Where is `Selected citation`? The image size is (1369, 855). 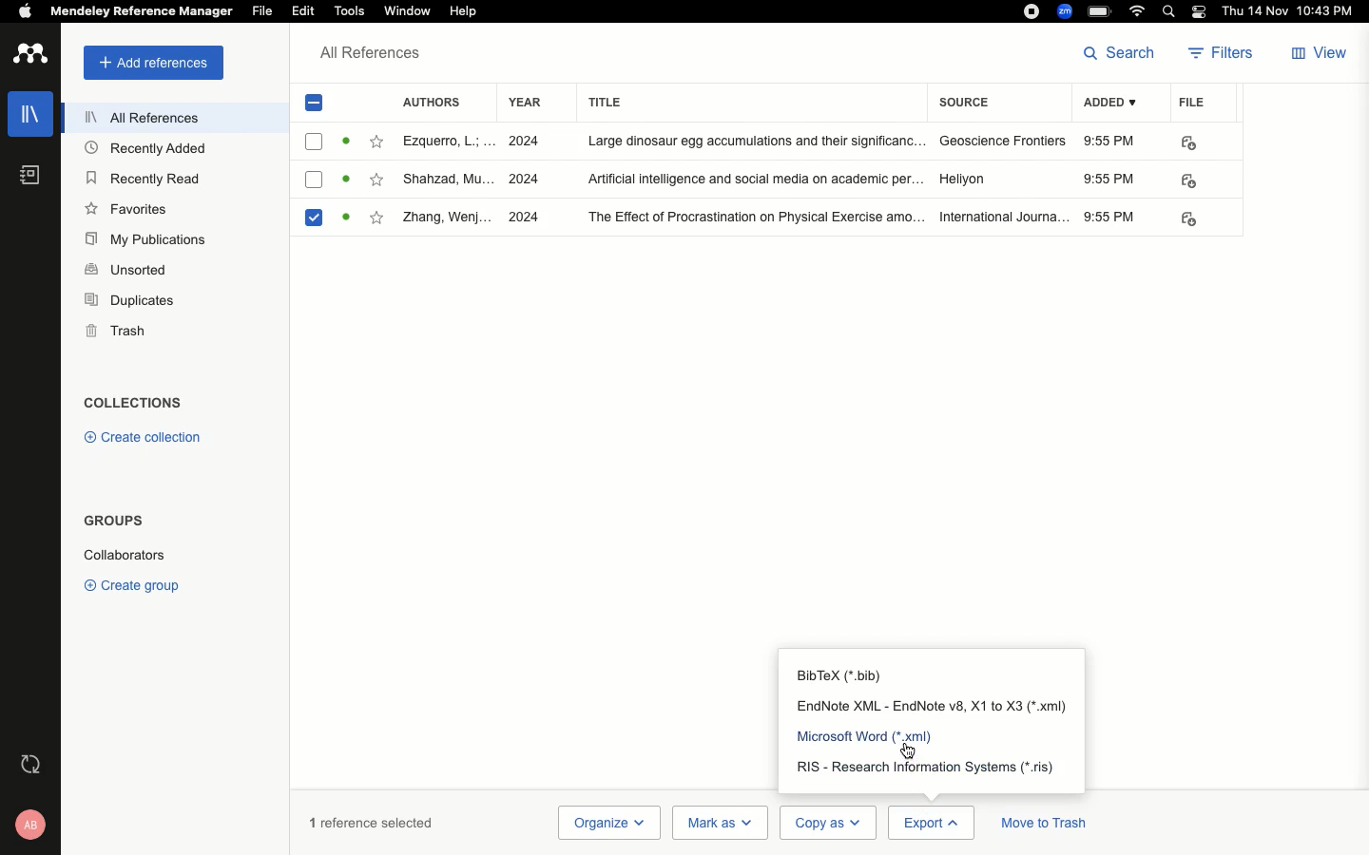
Selected citation is located at coordinates (318, 223).